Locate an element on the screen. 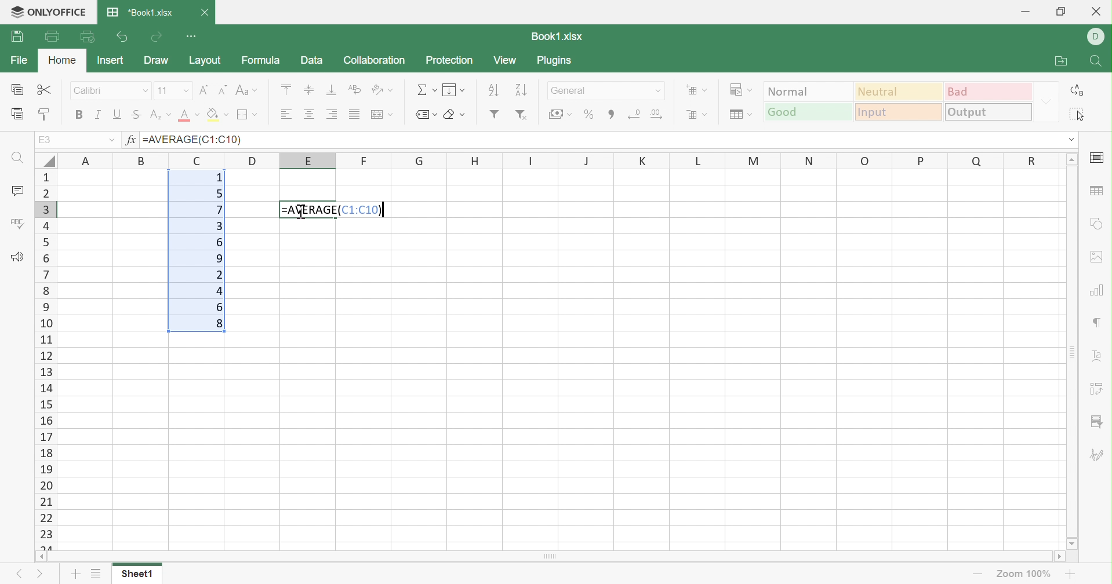 The height and width of the screenshot is (584, 1112). Descending order is located at coordinates (518, 90).